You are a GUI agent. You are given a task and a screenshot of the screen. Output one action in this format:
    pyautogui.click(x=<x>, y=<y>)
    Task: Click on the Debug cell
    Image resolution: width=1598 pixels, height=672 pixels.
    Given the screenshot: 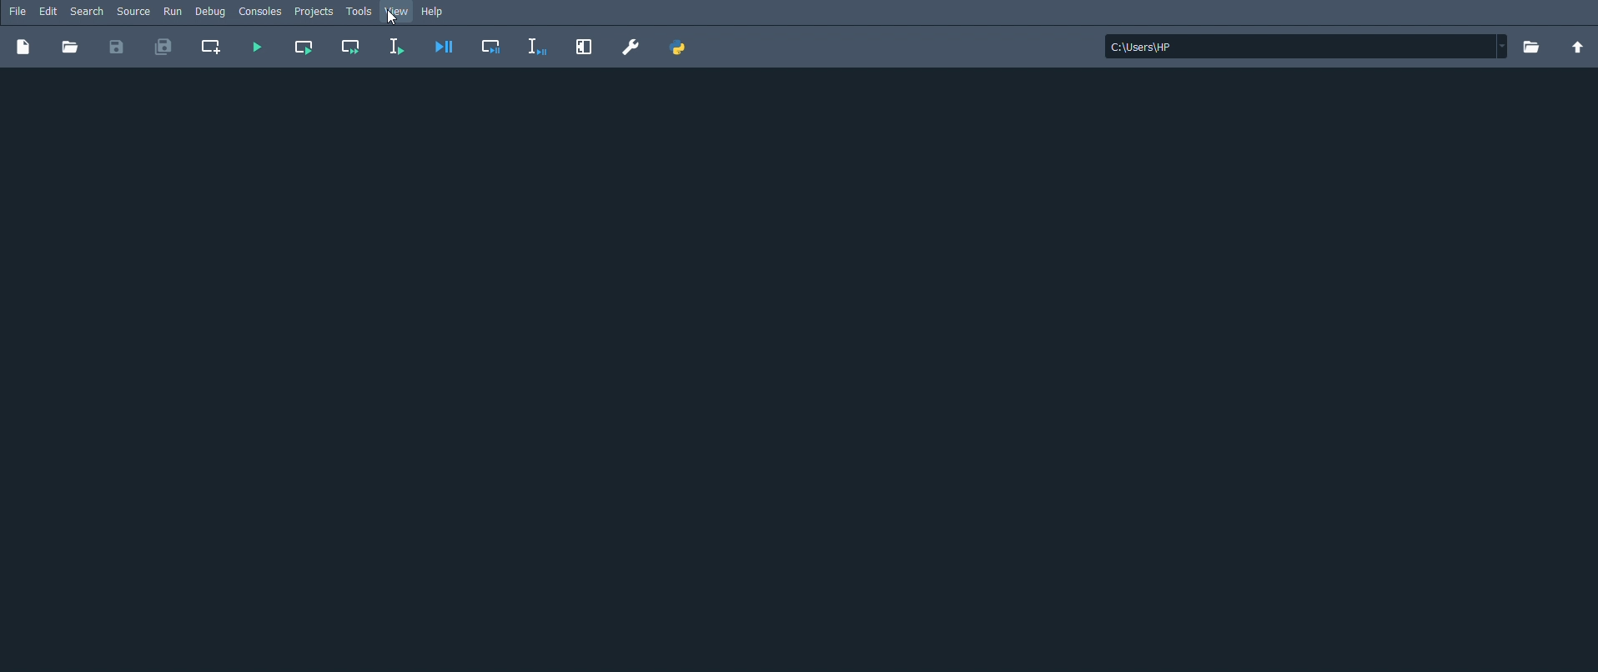 What is the action you would take?
    pyautogui.click(x=494, y=47)
    